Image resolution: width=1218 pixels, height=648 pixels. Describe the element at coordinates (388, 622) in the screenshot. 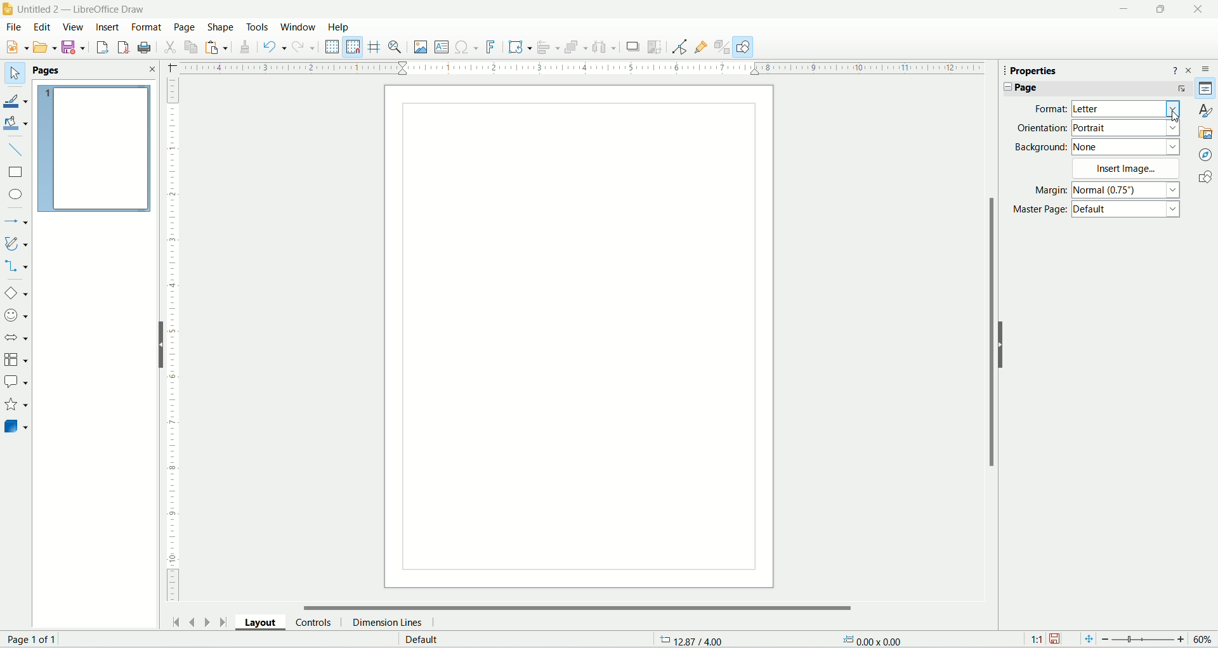

I see `dimension lines` at that location.